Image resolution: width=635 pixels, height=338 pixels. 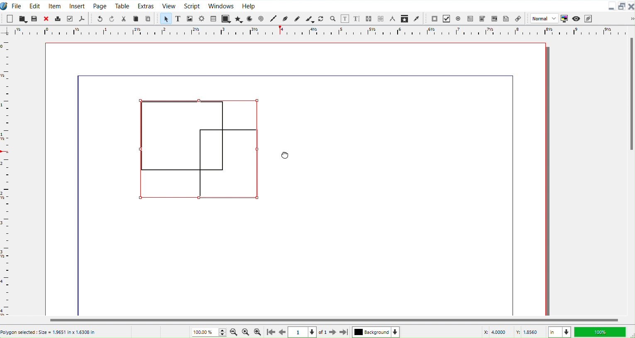 I want to click on Save as PDF, so click(x=82, y=18).